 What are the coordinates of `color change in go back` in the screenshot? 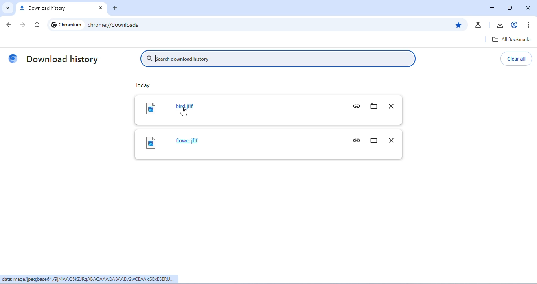 It's located at (10, 25).